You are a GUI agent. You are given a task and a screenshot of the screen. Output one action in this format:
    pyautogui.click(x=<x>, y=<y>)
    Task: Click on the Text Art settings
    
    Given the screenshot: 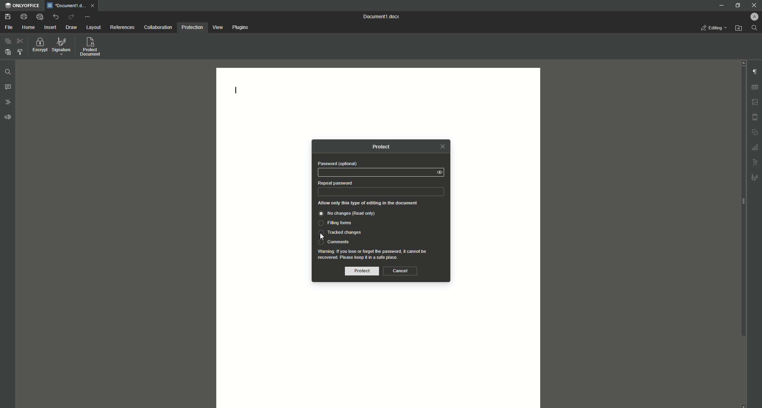 What is the action you would take?
    pyautogui.click(x=755, y=162)
    